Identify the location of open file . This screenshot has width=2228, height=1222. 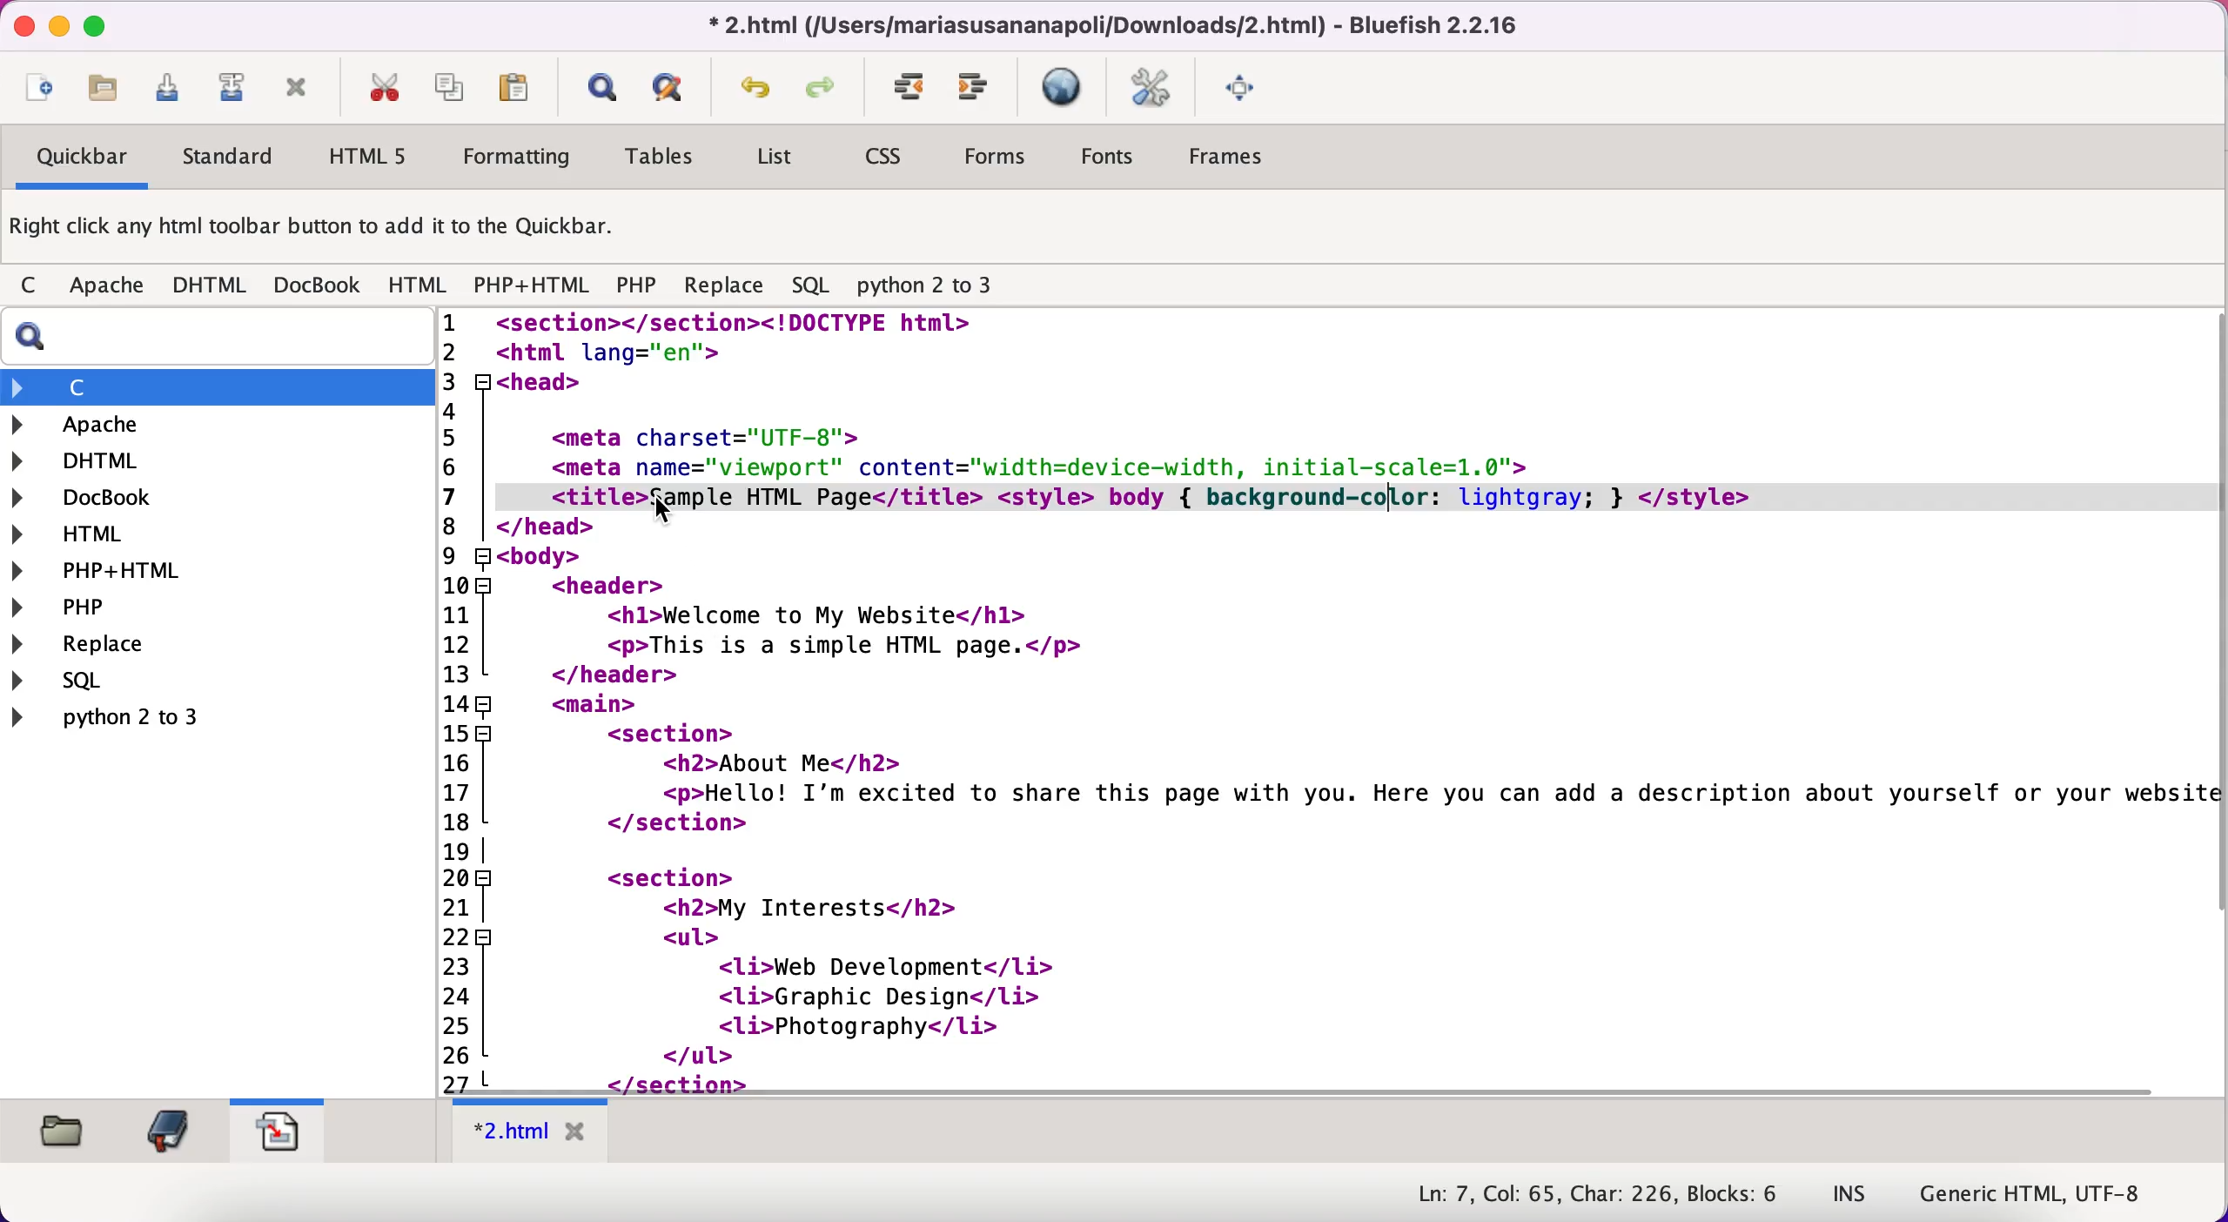
(111, 93).